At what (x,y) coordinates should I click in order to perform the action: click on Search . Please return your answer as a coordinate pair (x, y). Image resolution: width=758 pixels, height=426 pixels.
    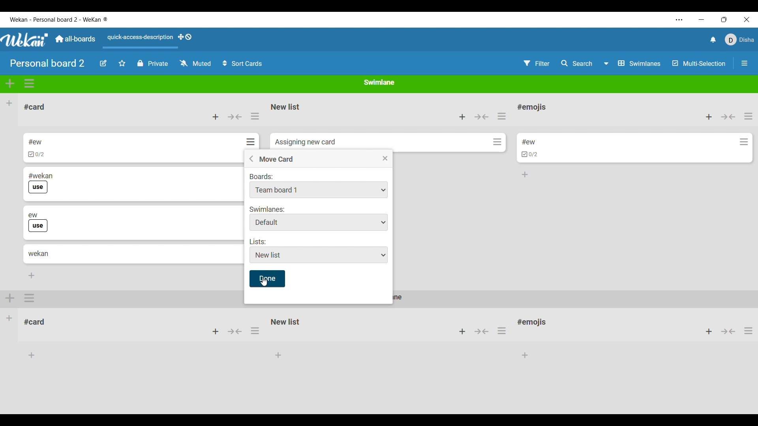
    Looking at the image, I should click on (577, 63).